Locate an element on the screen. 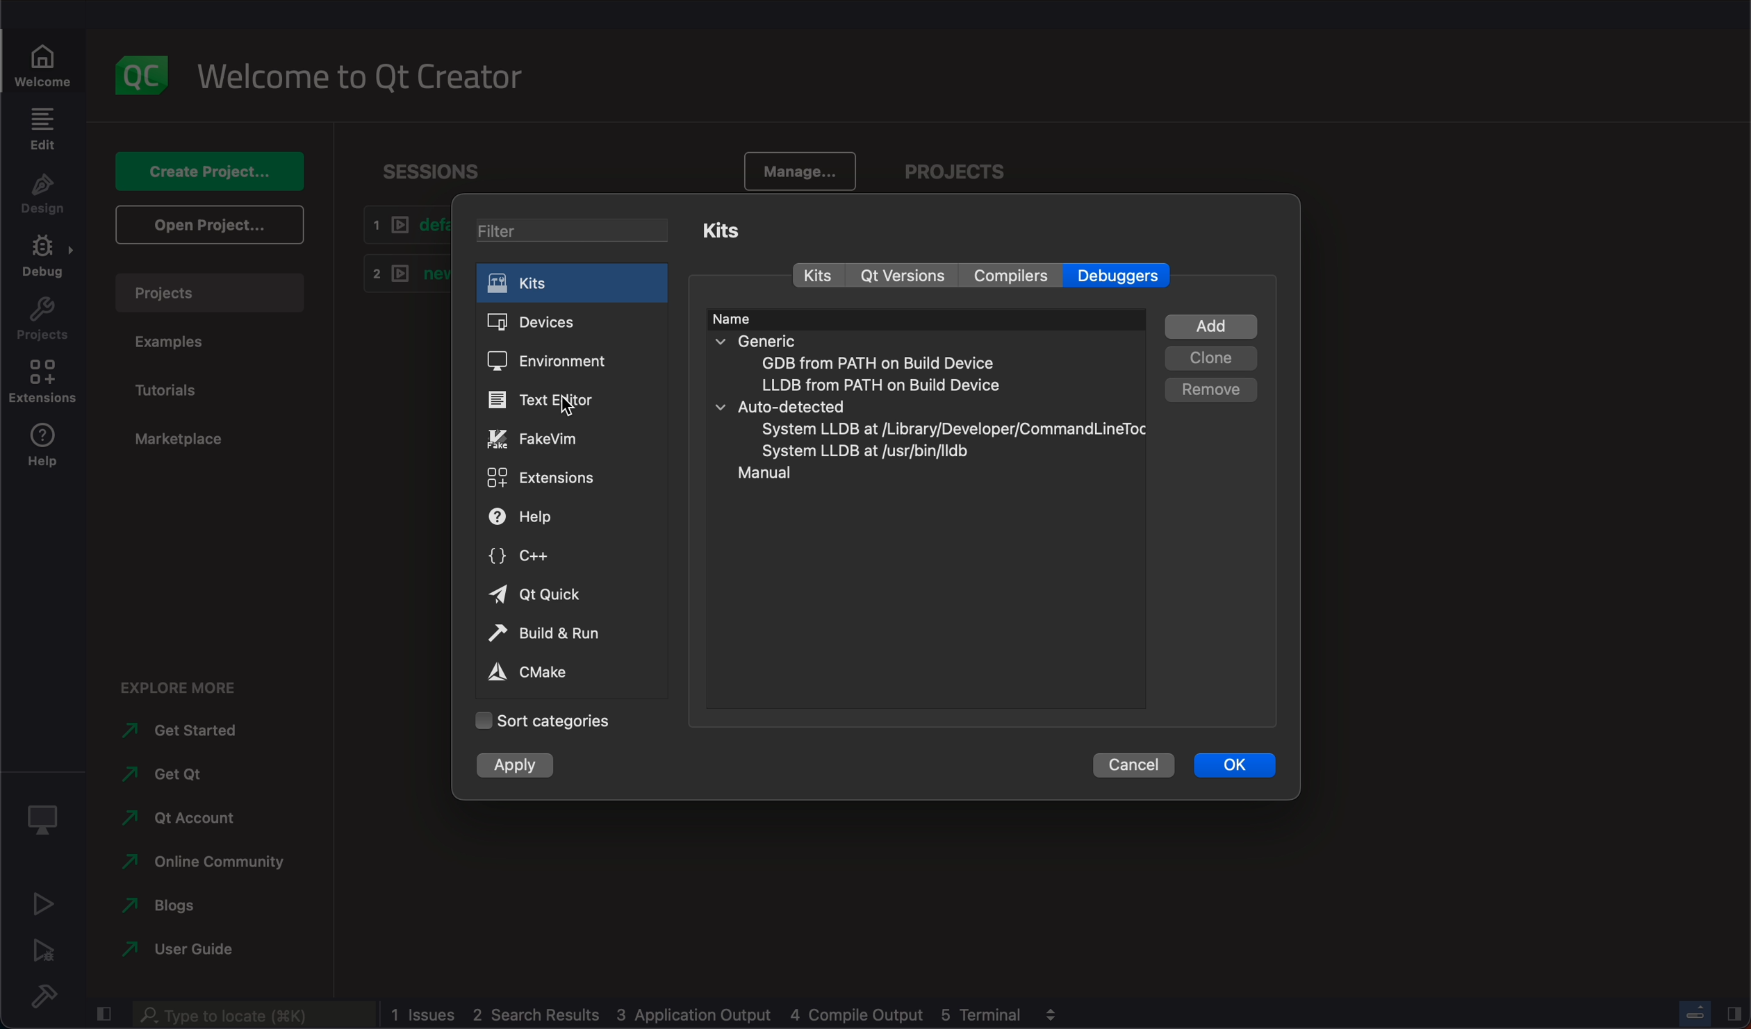  logo is located at coordinates (147, 76).